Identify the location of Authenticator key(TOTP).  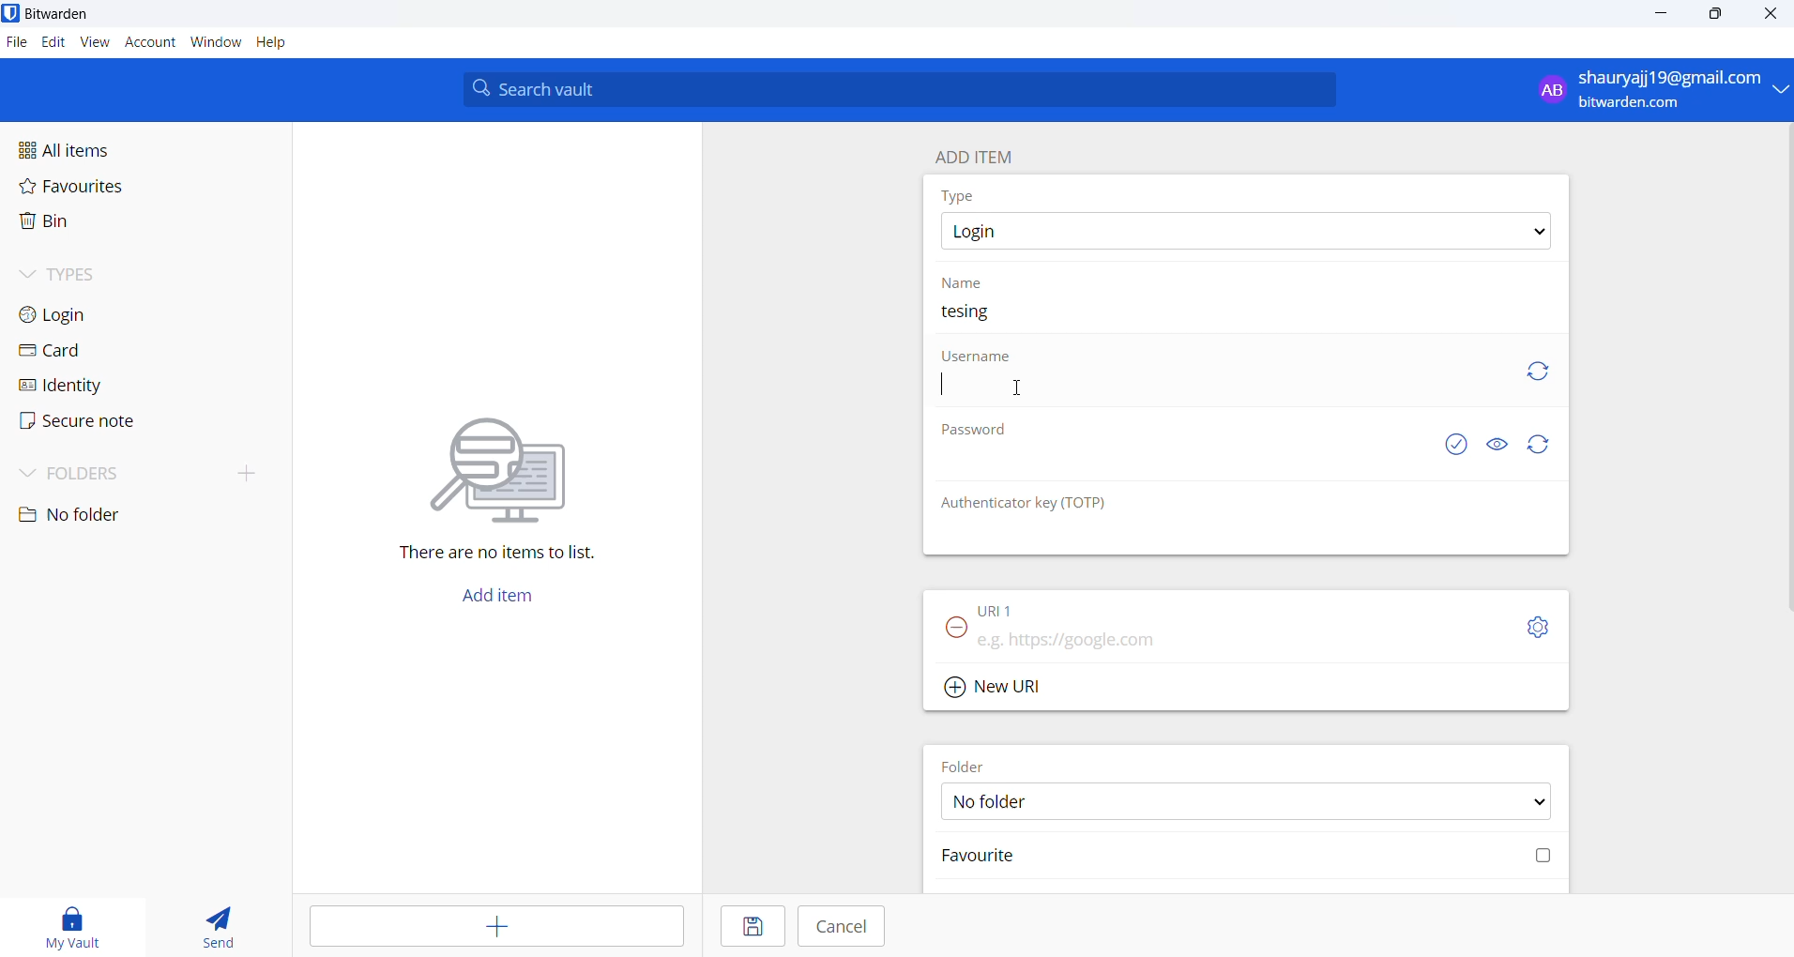
(1026, 504).